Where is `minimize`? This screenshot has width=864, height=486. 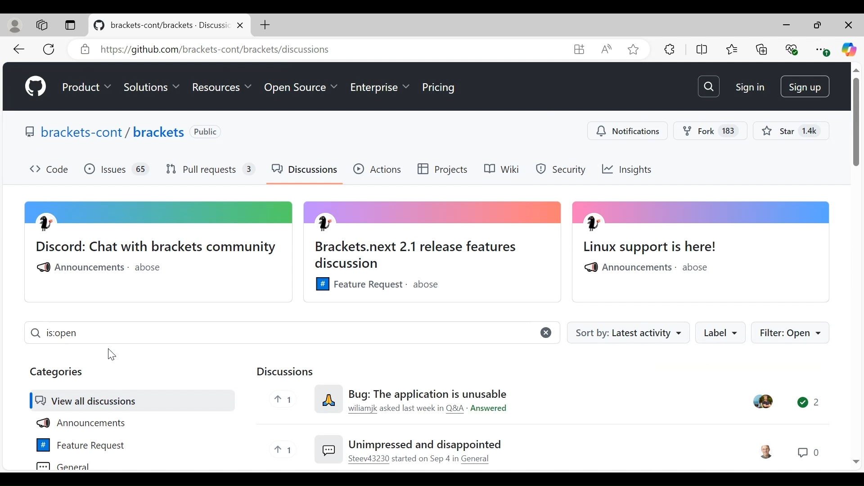
minimize is located at coordinates (819, 26).